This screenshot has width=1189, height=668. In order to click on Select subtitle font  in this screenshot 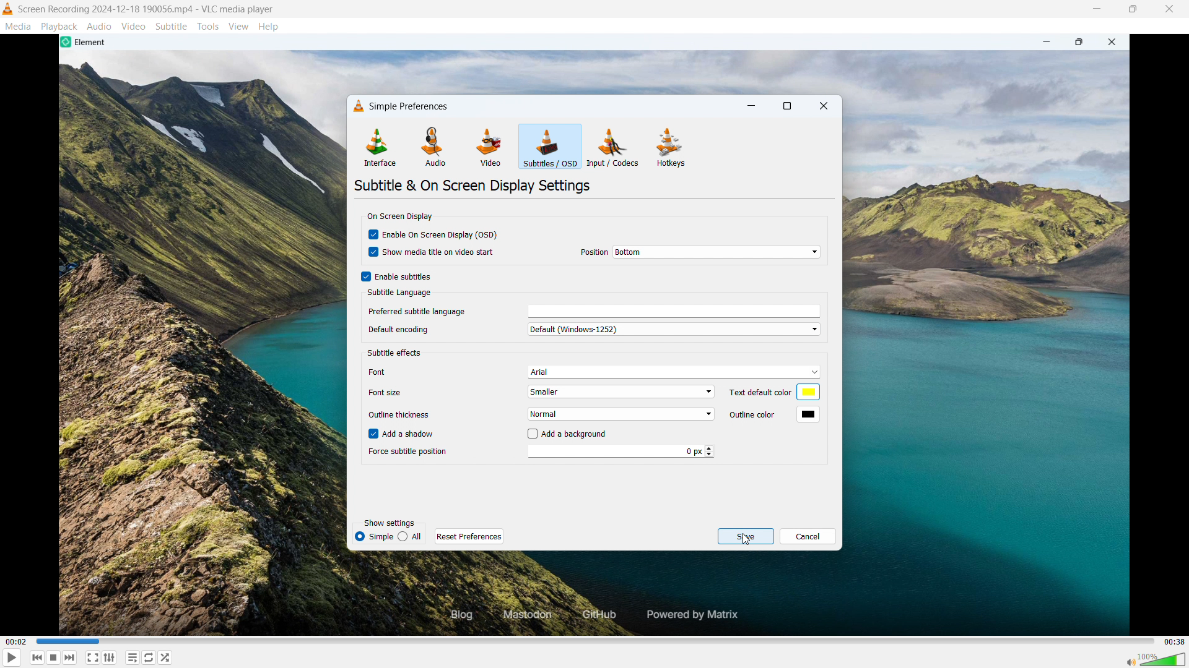, I will do `click(674, 372)`.